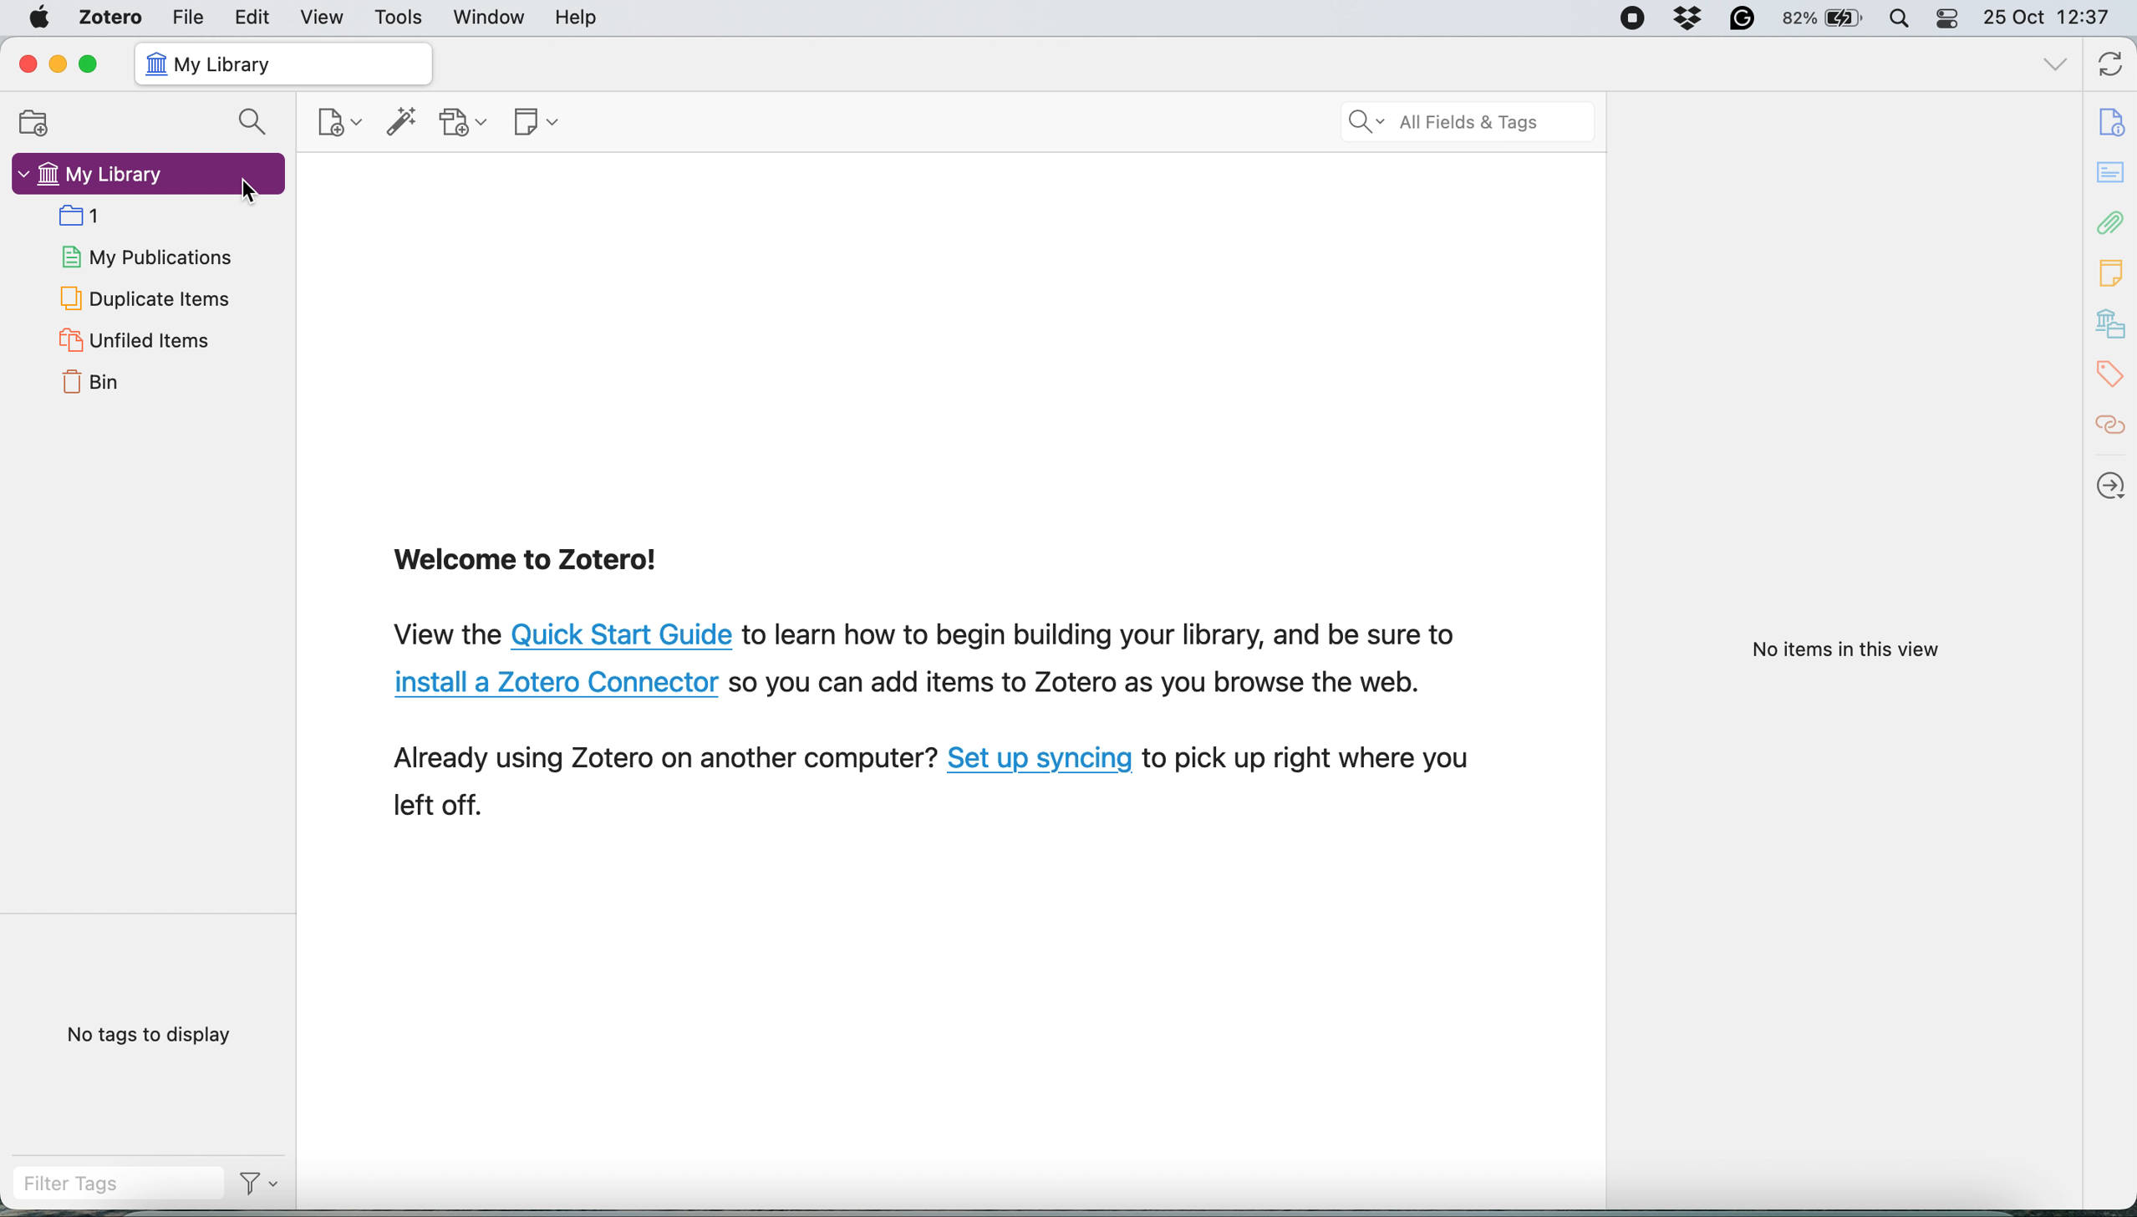 The width and height of the screenshot is (2137, 1217). What do you see at coordinates (2109, 65) in the screenshot?
I see `sync with zotero.org` at bounding box center [2109, 65].